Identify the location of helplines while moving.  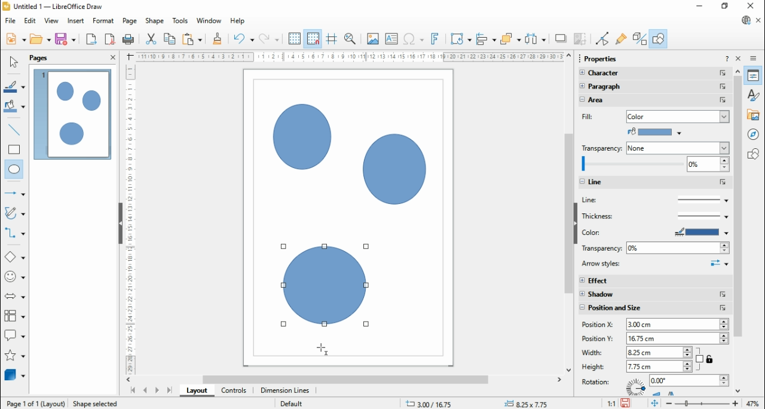
(332, 39).